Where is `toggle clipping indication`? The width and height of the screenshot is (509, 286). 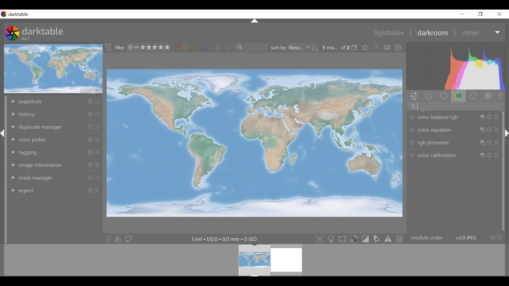
toggle clipping indication is located at coordinates (365, 239).